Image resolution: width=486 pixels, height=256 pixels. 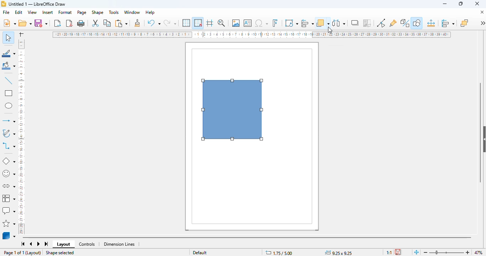 What do you see at coordinates (464, 23) in the screenshot?
I see `bring to front` at bounding box center [464, 23].